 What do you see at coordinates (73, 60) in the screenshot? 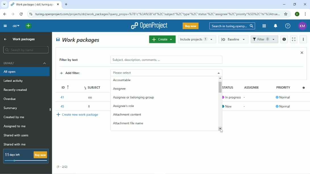
I see `Filter by text` at bounding box center [73, 60].